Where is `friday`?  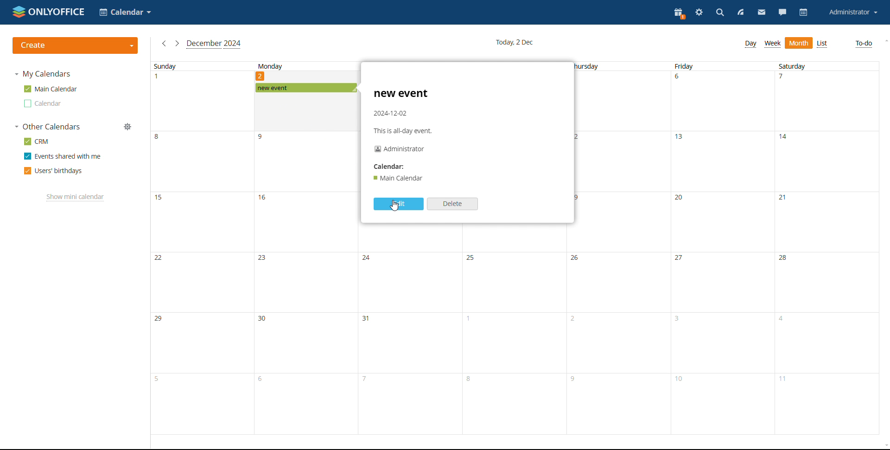
friday is located at coordinates (723, 247).